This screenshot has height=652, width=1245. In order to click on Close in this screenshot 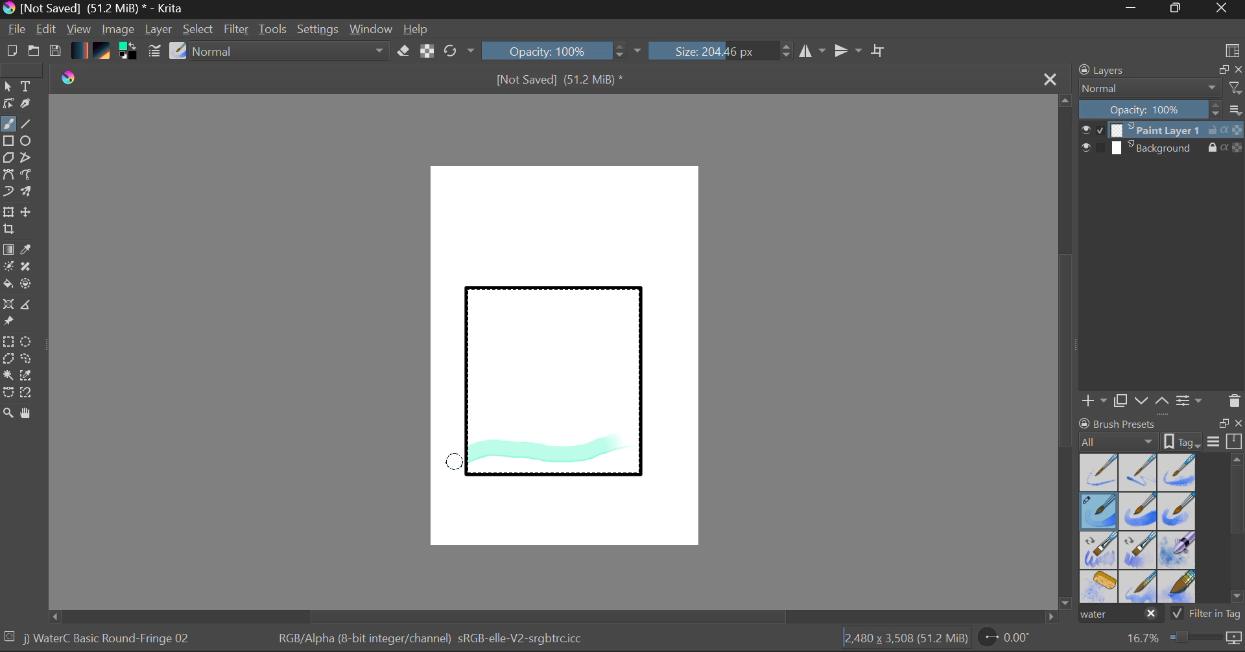, I will do `click(1052, 78)`.